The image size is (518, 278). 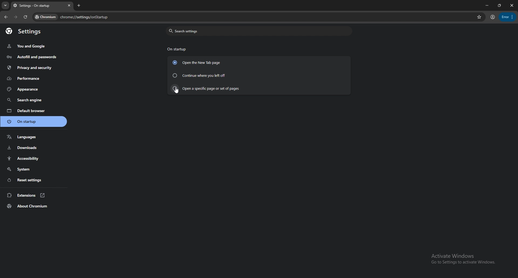 What do you see at coordinates (32, 57) in the screenshot?
I see `autofill and passwords` at bounding box center [32, 57].